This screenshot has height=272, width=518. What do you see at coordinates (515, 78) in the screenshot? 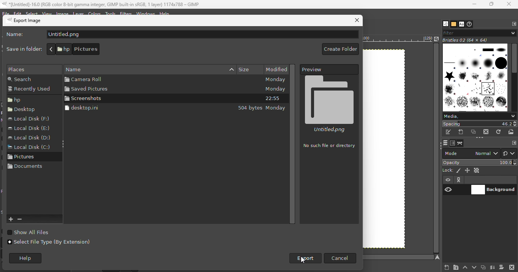
I see `Horizontal scroll bar` at bounding box center [515, 78].